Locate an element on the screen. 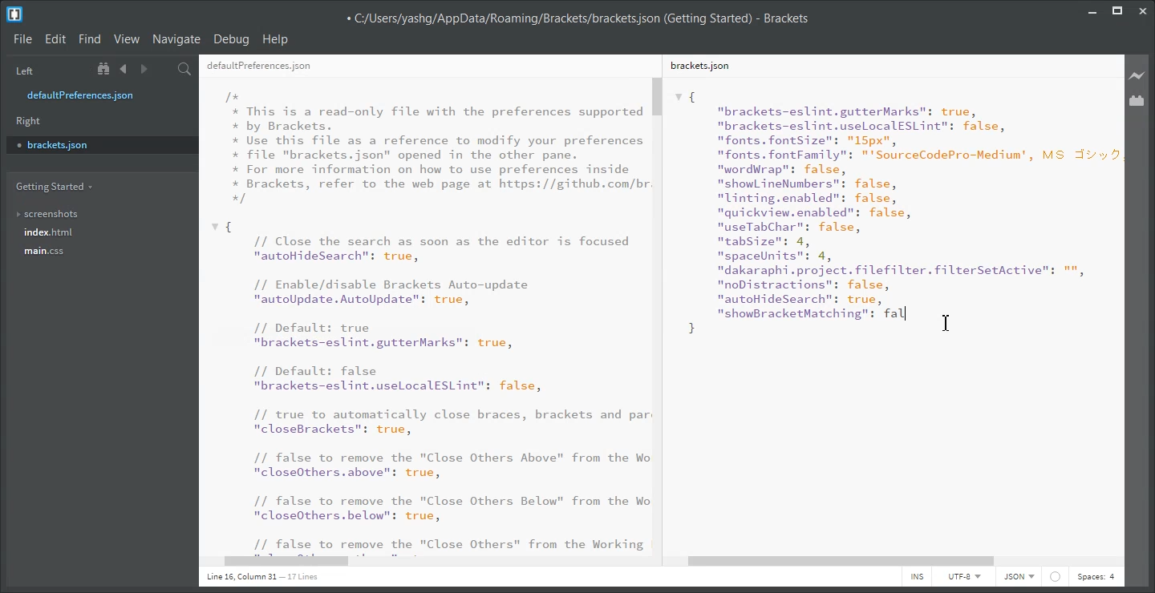 This screenshot has width=1155, height=593. Extension Manager is located at coordinates (1137, 100).